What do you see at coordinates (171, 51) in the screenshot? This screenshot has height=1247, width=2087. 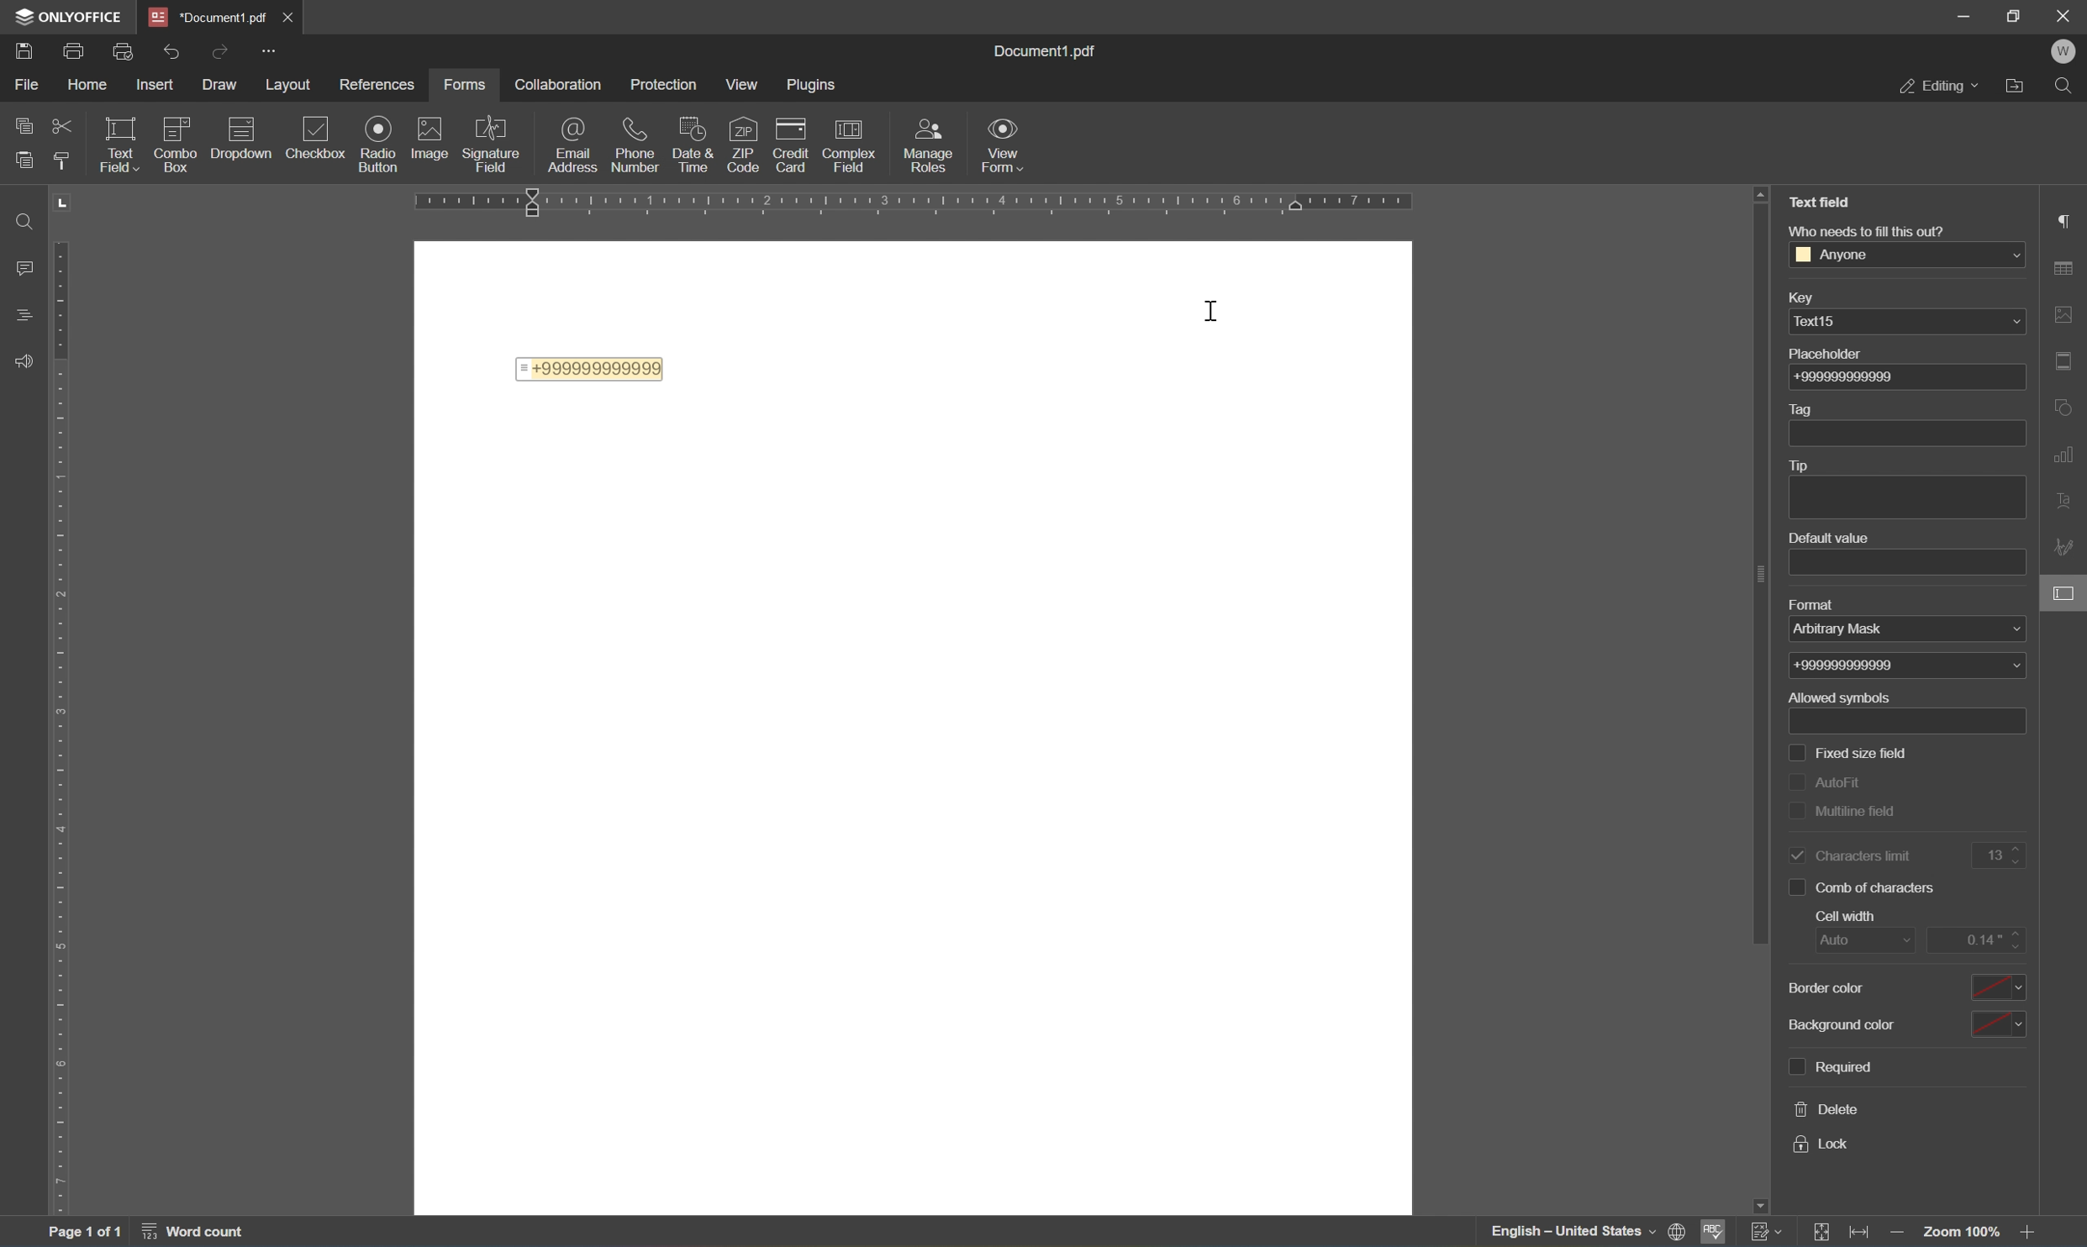 I see `undo` at bounding box center [171, 51].